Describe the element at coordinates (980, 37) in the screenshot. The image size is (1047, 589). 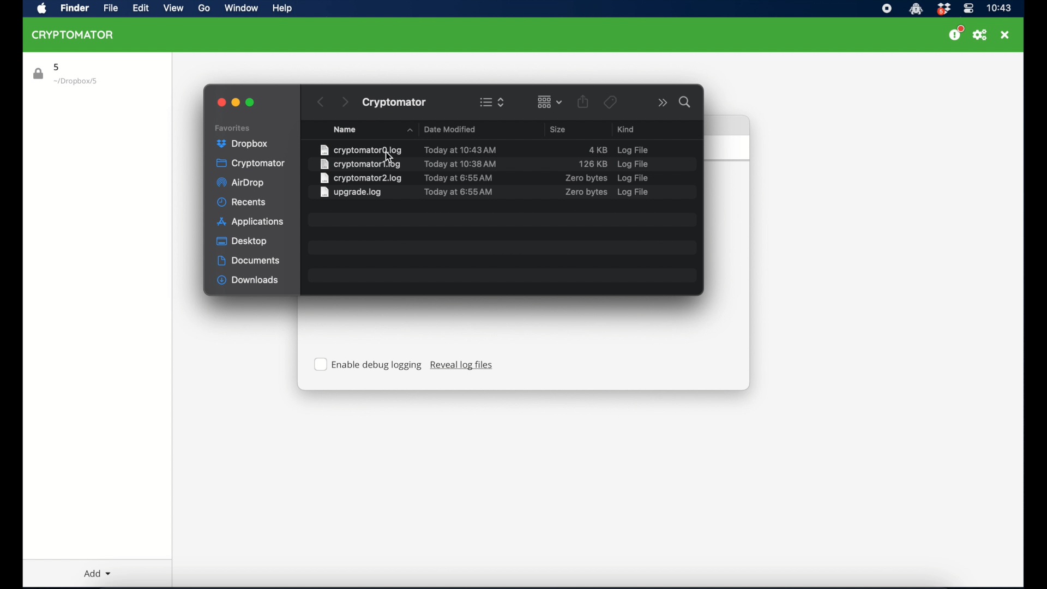
I see `preferences` at that location.